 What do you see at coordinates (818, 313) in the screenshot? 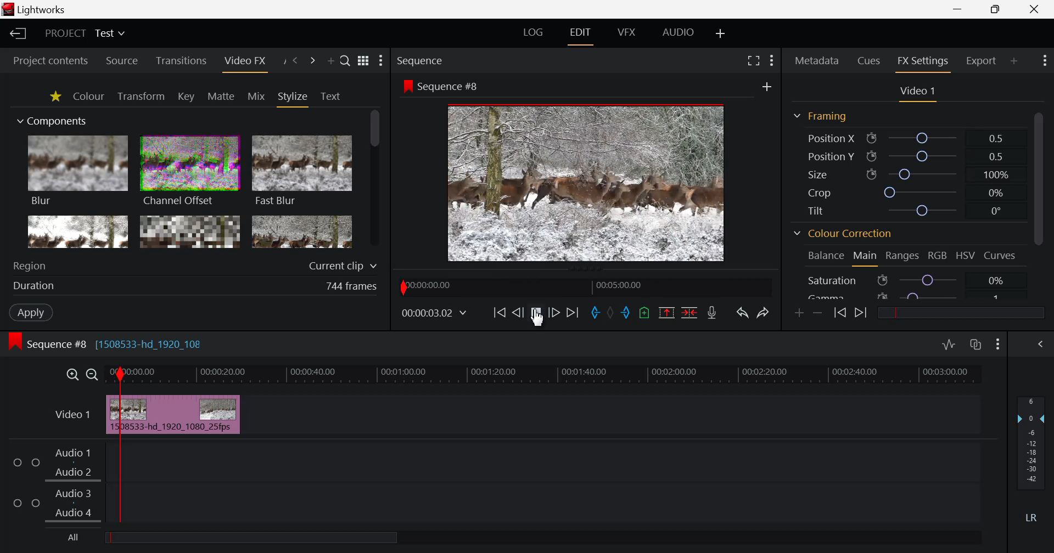
I see `Remove keyframe` at bounding box center [818, 313].